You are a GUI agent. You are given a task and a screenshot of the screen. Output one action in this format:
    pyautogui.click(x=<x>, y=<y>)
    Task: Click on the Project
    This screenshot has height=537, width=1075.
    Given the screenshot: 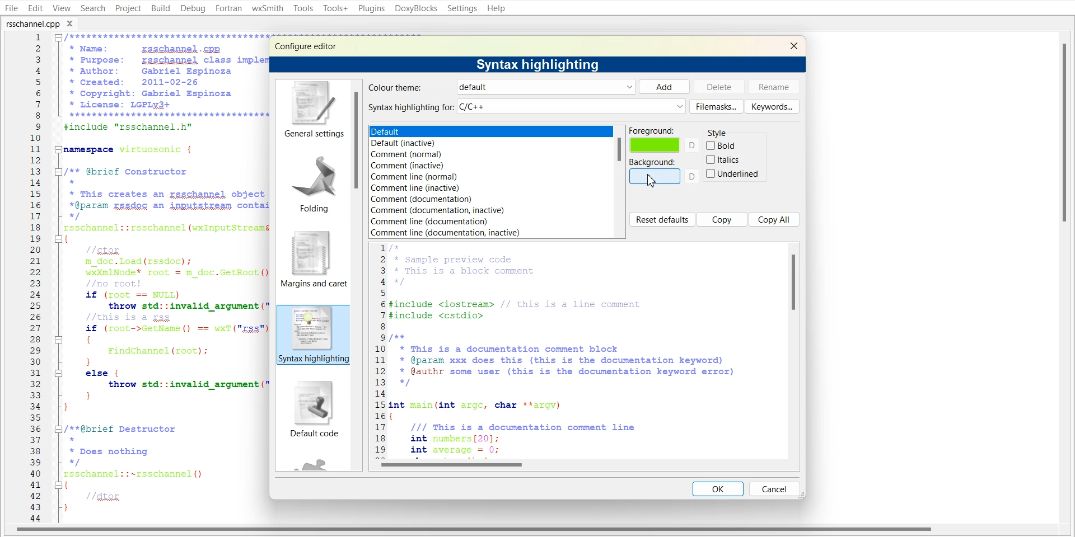 What is the action you would take?
    pyautogui.click(x=128, y=8)
    